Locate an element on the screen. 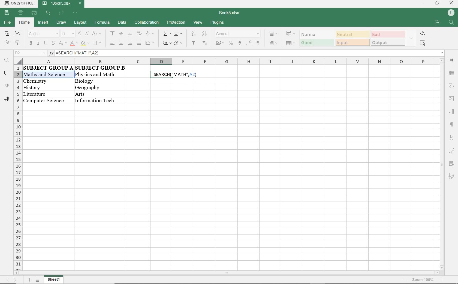 This screenshot has height=284, width=458. insert cells is located at coordinates (273, 34).